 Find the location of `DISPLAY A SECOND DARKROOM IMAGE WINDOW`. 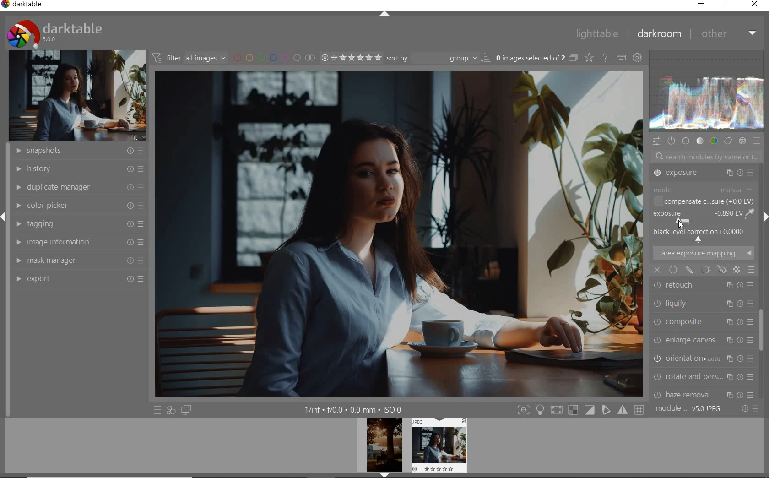

DISPLAY A SECOND DARKROOM IMAGE WINDOW is located at coordinates (187, 410).